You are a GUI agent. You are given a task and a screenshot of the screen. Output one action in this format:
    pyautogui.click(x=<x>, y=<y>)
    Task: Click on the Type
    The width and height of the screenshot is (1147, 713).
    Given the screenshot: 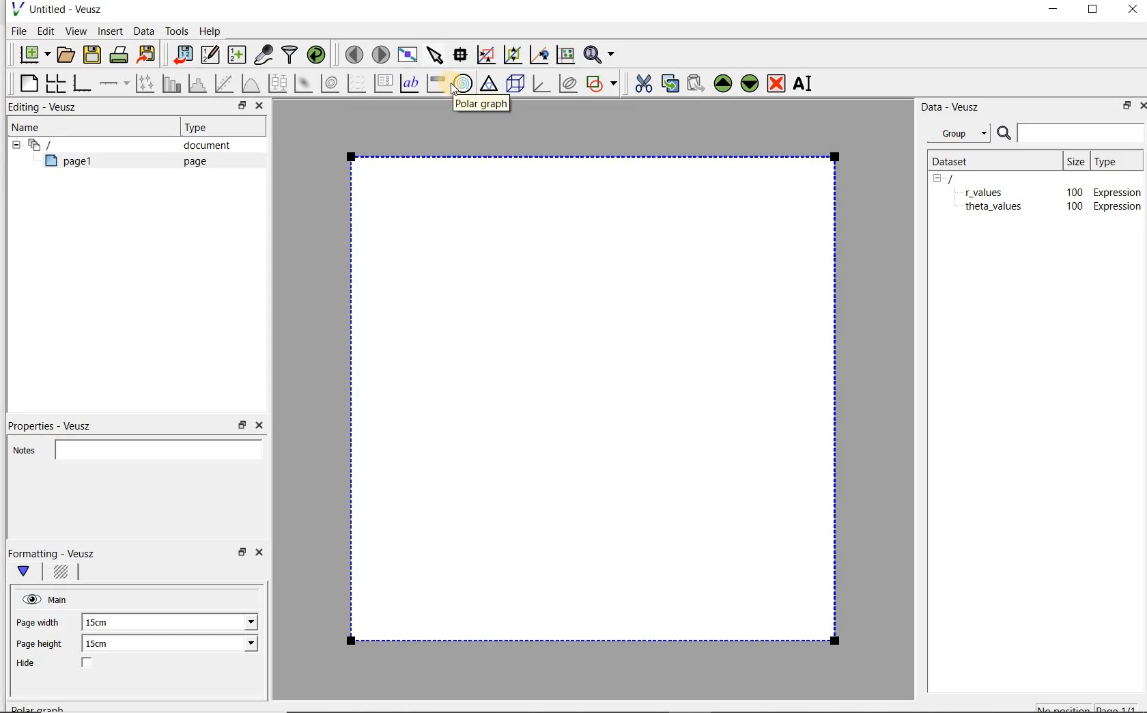 What is the action you would take?
    pyautogui.click(x=201, y=127)
    